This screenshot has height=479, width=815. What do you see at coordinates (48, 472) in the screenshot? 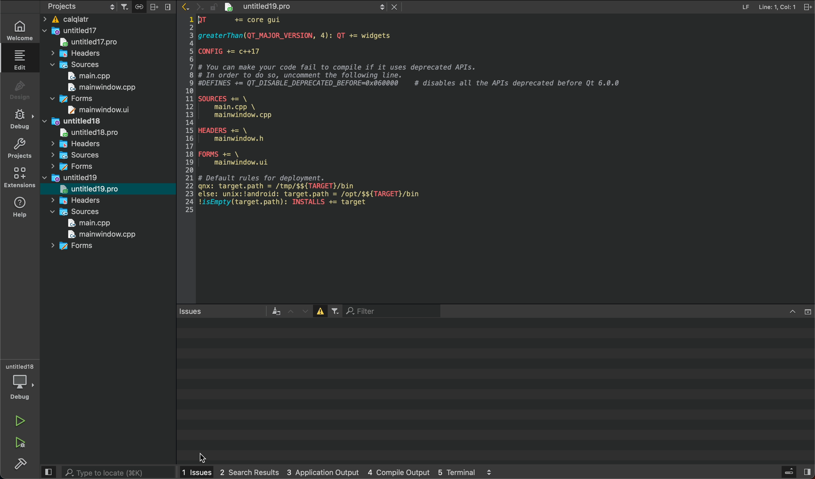
I see `close slidebar` at bounding box center [48, 472].